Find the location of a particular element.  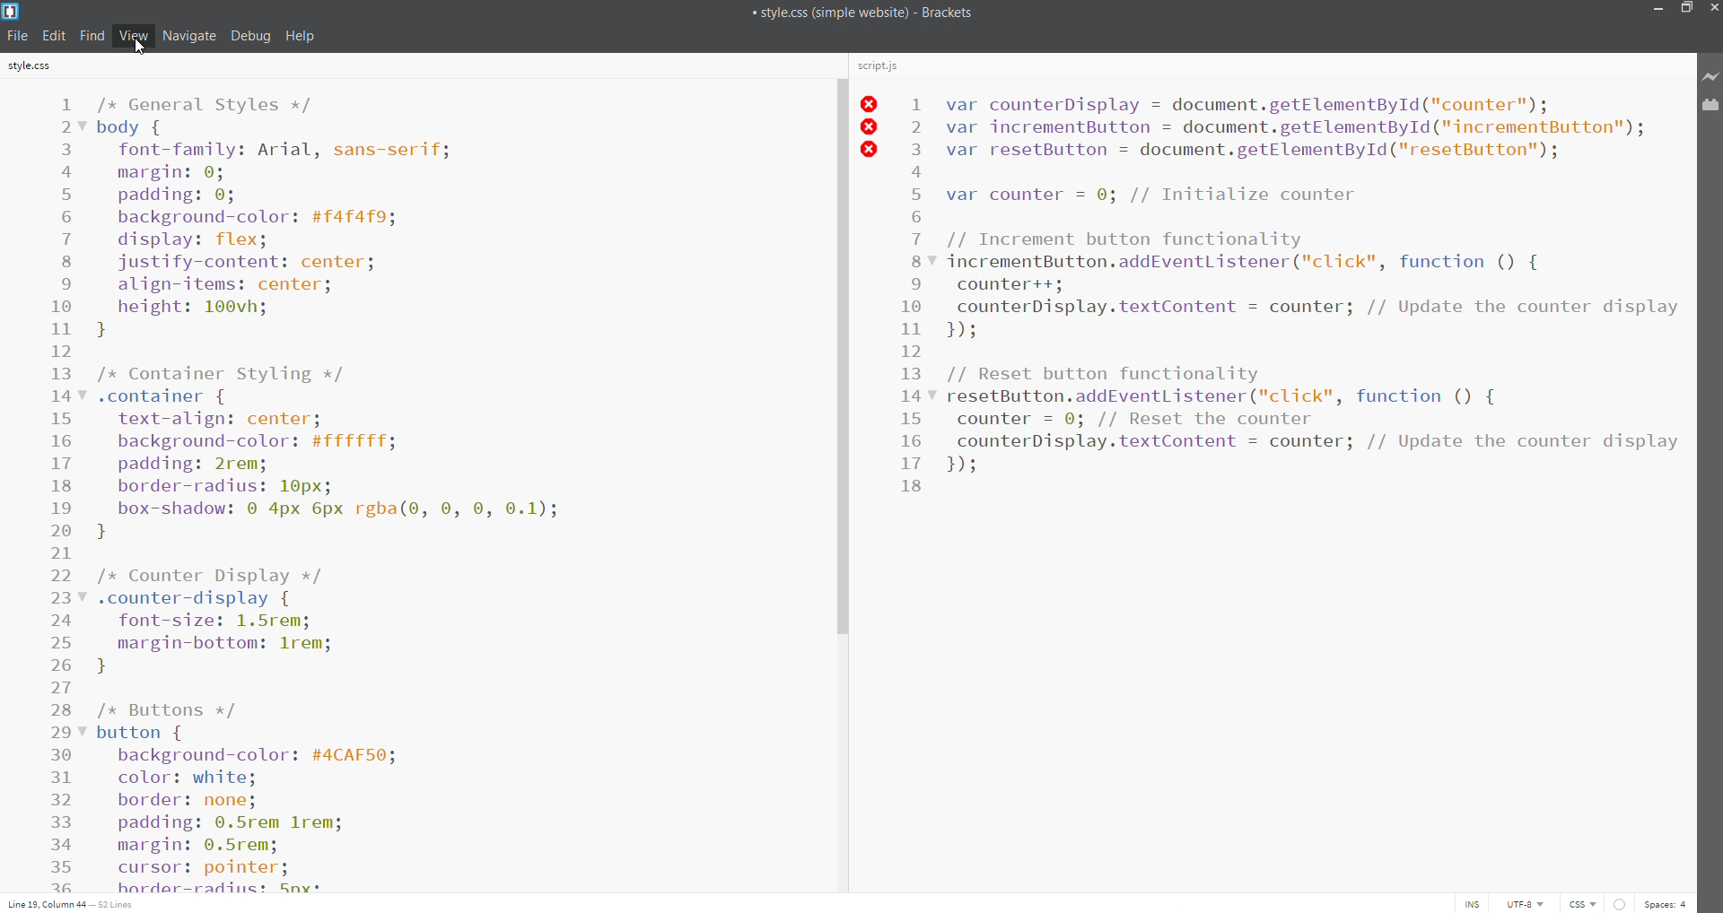

navigate is located at coordinates (187, 35).